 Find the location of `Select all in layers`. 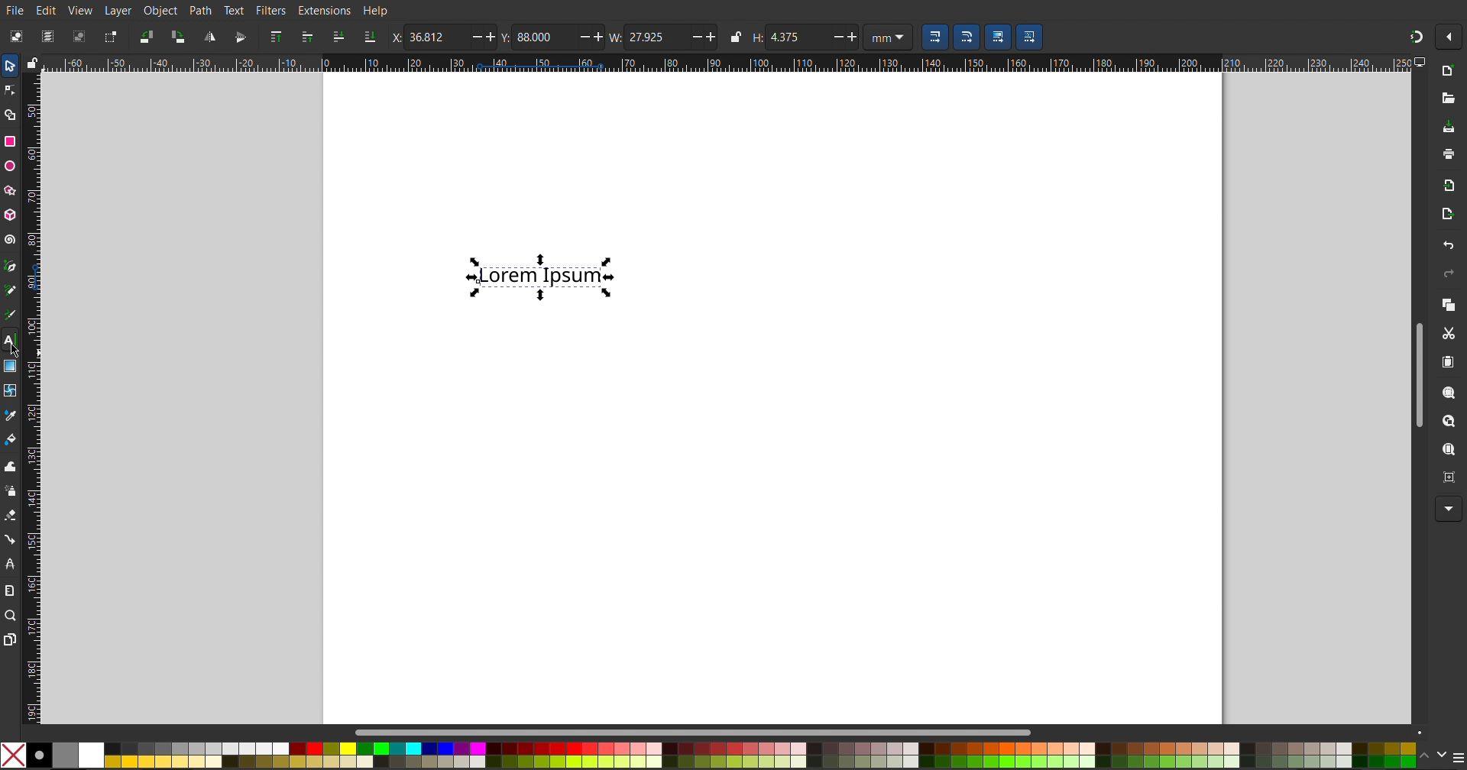

Select all in layers is located at coordinates (47, 35).